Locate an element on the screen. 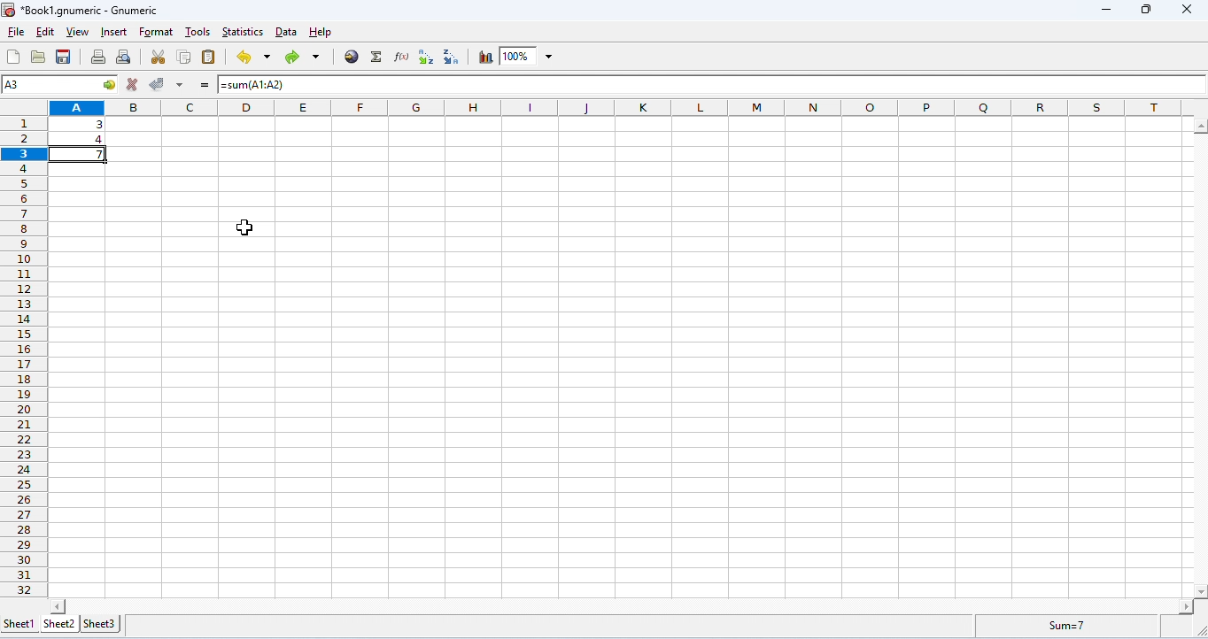 The height and width of the screenshot is (639, 1208). accept multiple is located at coordinates (181, 86).